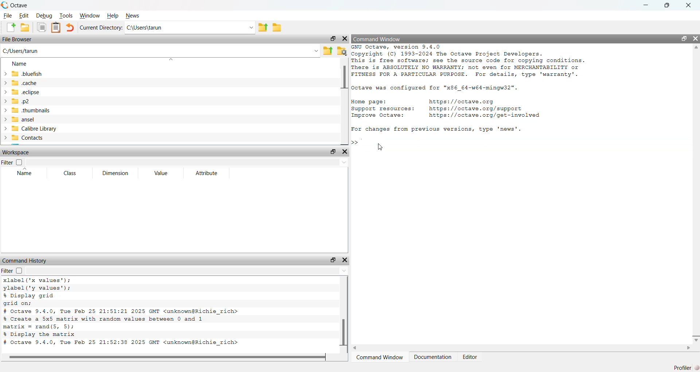  What do you see at coordinates (134, 15) in the screenshot?
I see `News` at bounding box center [134, 15].